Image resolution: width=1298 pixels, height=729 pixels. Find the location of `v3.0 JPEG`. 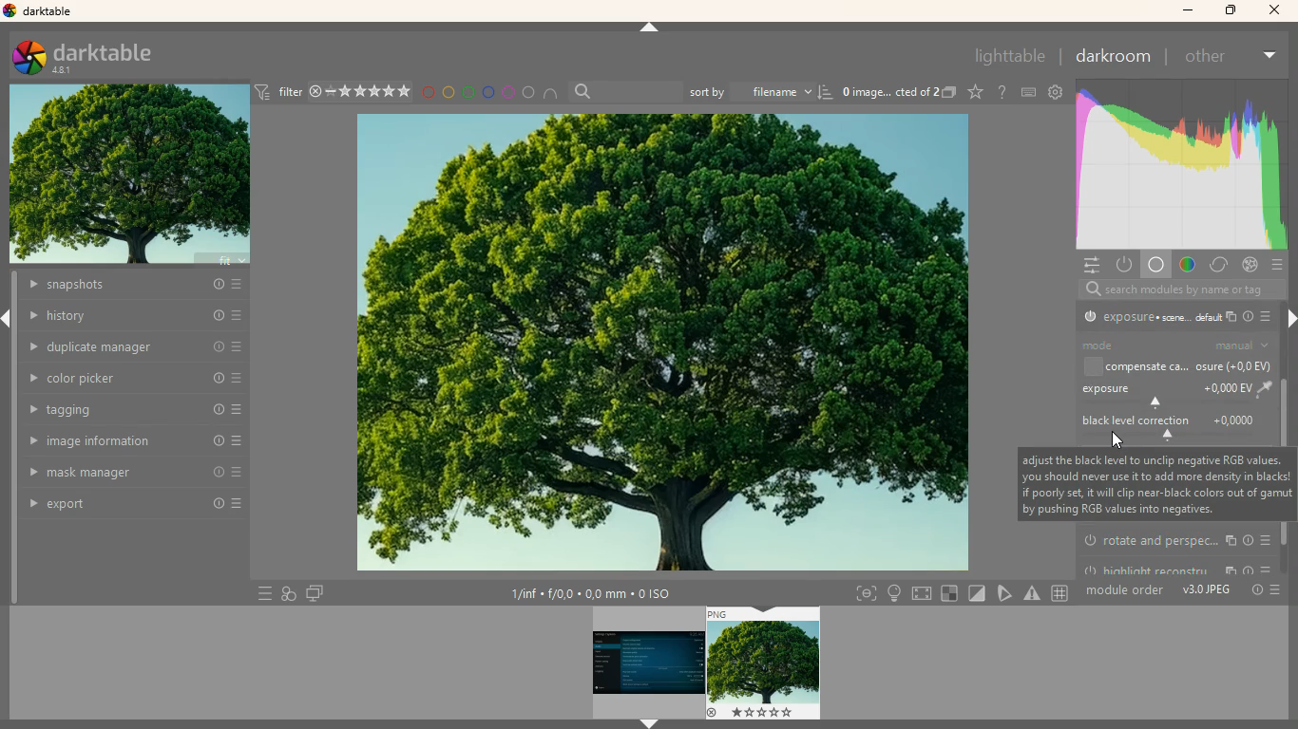

v3.0 JPEG is located at coordinates (1207, 592).